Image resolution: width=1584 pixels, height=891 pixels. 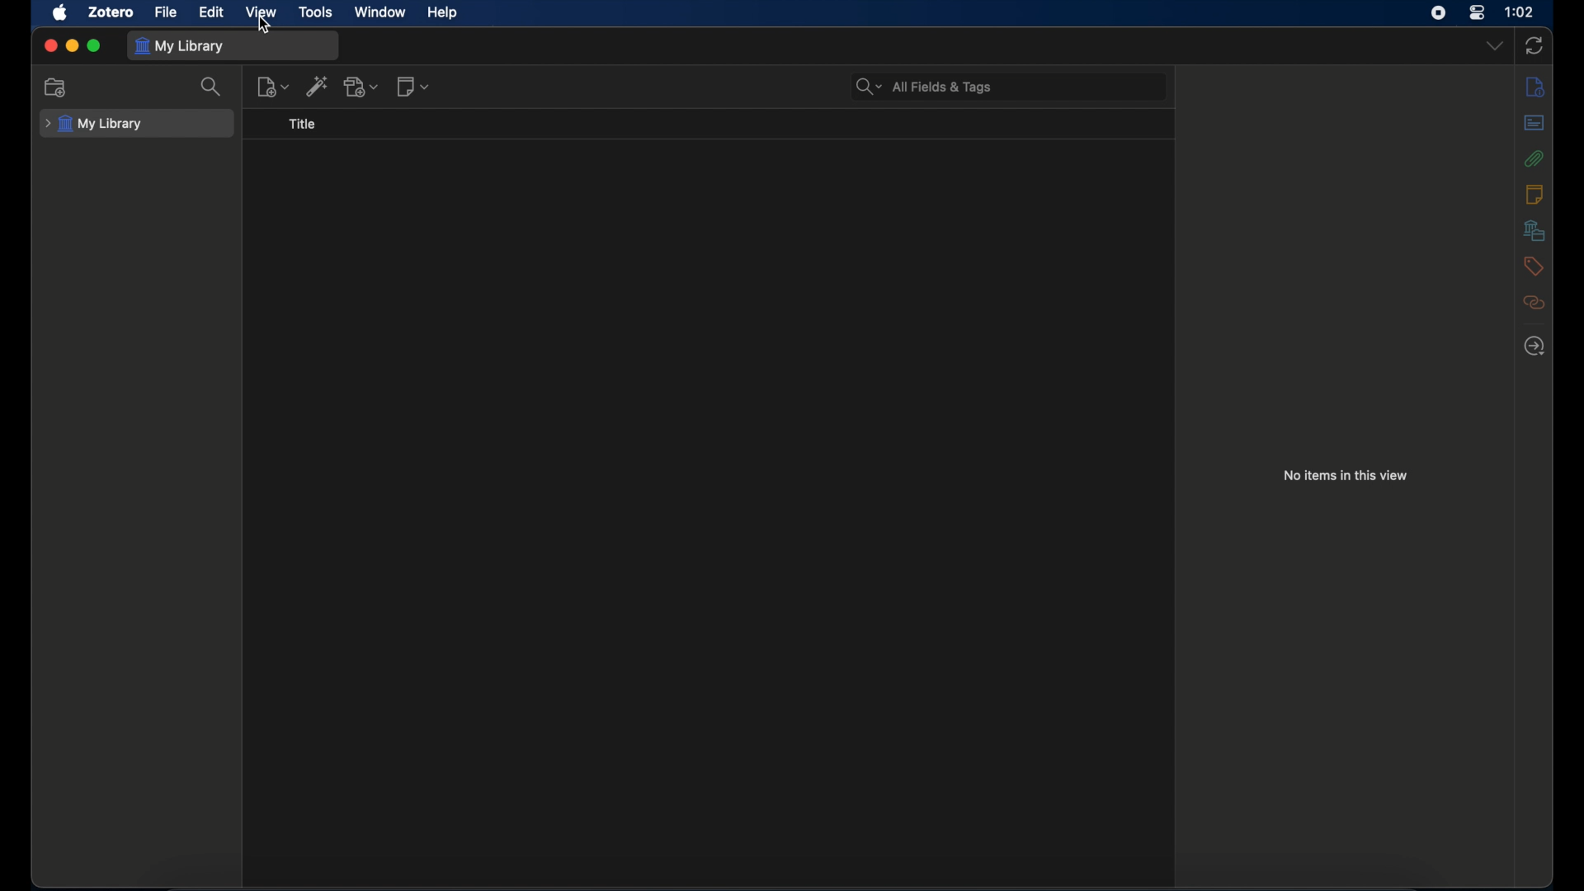 What do you see at coordinates (1534, 158) in the screenshot?
I see `attachments` at bounding box center [1534, 158].